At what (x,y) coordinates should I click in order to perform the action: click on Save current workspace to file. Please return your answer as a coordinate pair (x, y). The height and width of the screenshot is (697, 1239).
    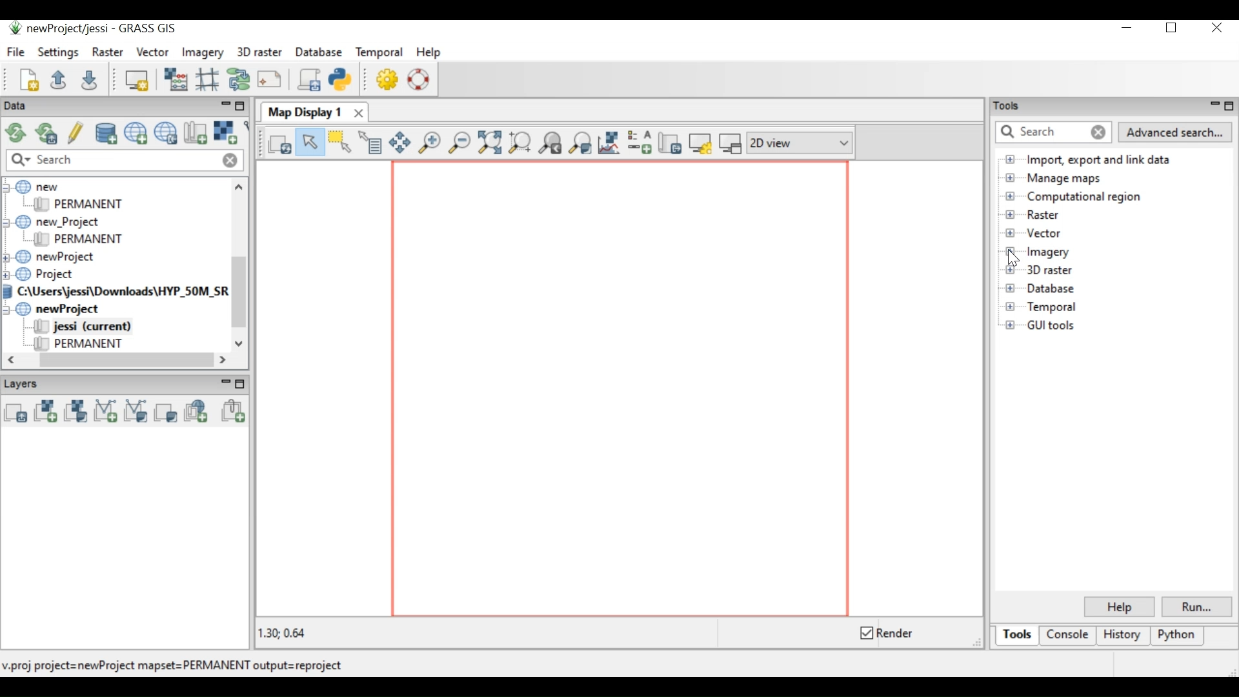
    Looking at the image, I should click on (88, 78).